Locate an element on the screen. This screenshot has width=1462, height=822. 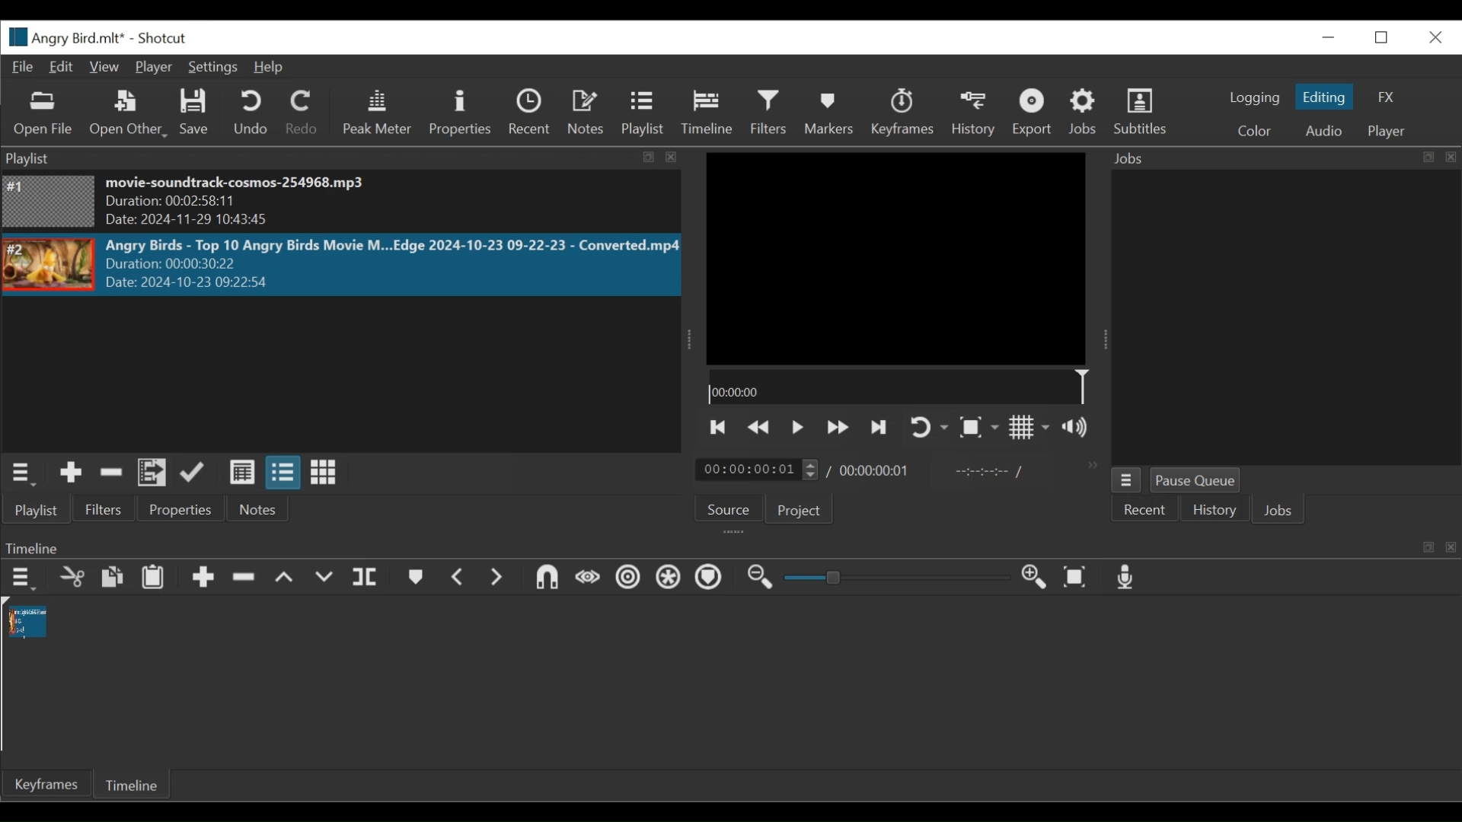
Ripple Delete is located at coordinates (244, 578).